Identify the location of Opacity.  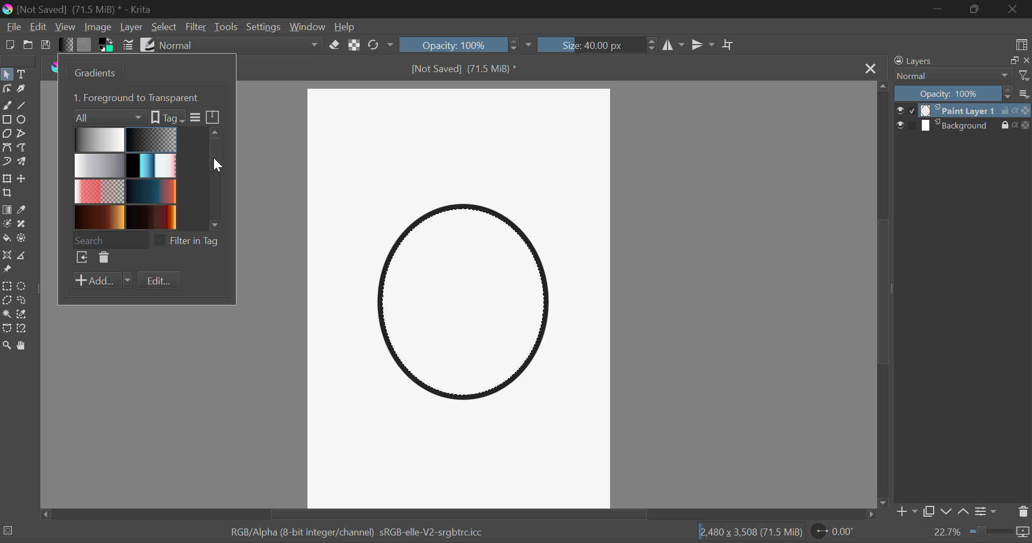
(952, 94).